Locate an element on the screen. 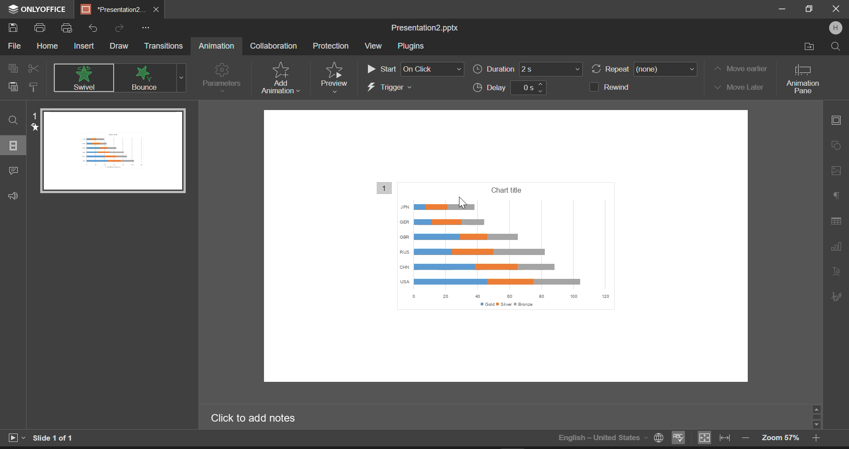 Image resolution: width=849 pixels, height=449 pixels. Find is located at coordinates (14, 120).